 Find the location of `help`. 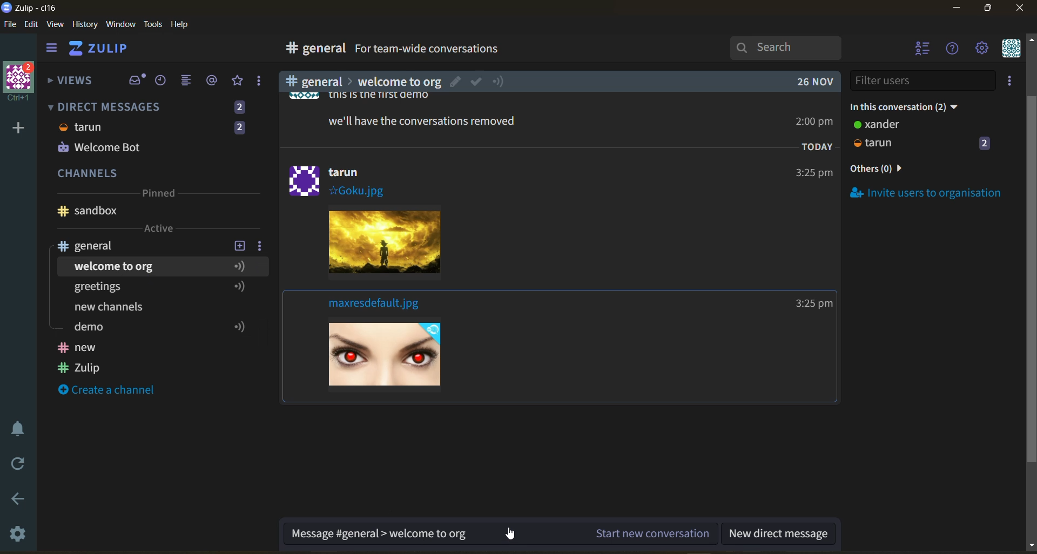

help is located at coordinates (184, 25).